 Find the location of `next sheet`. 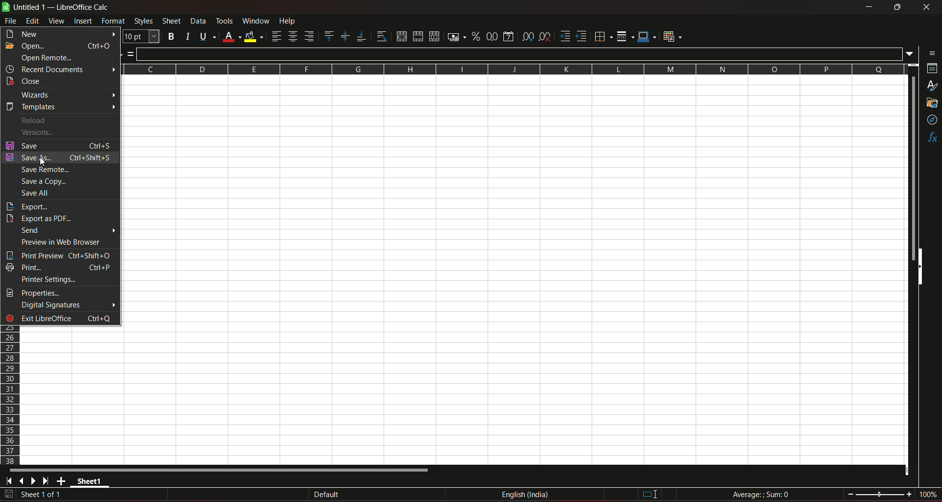

next sheet is located at coordinates (35, 481).